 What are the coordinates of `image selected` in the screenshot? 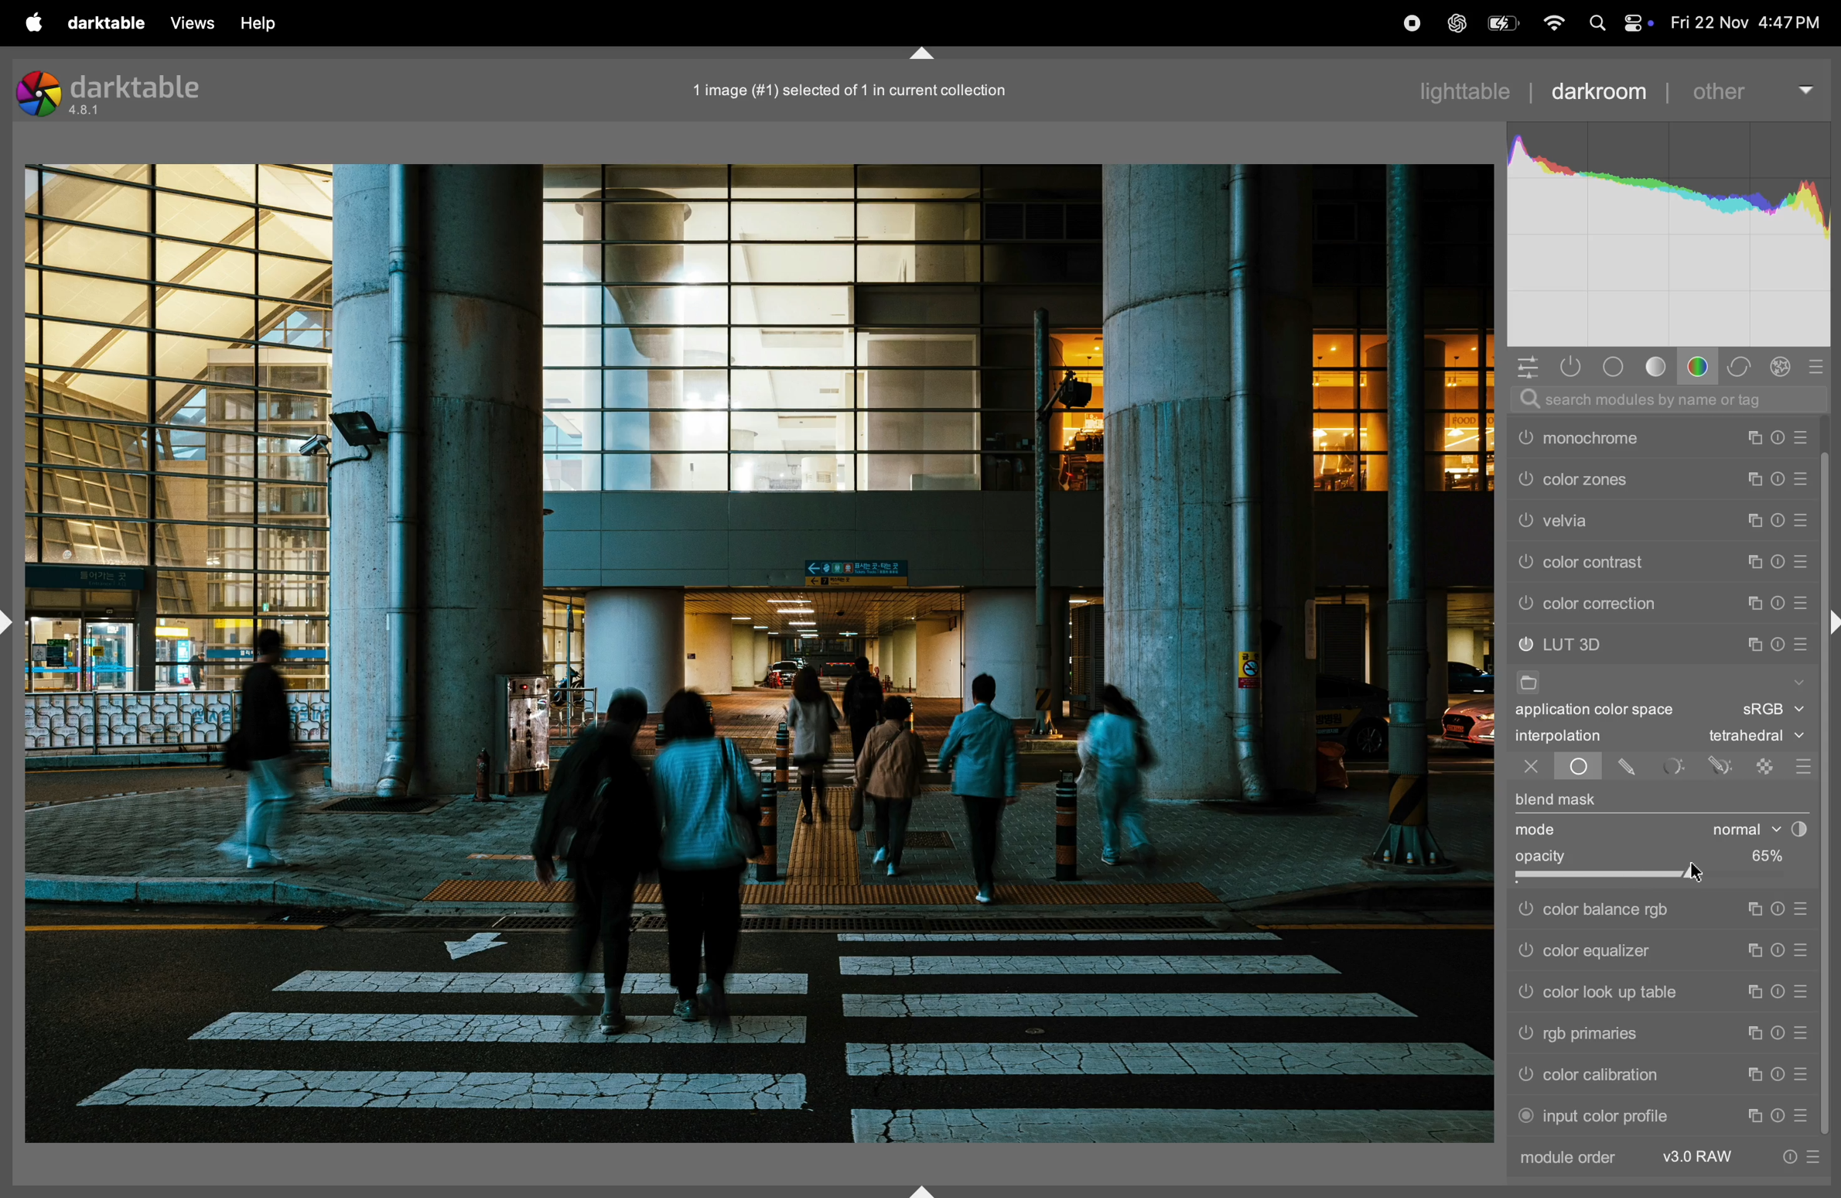 It's located at (869, 87).